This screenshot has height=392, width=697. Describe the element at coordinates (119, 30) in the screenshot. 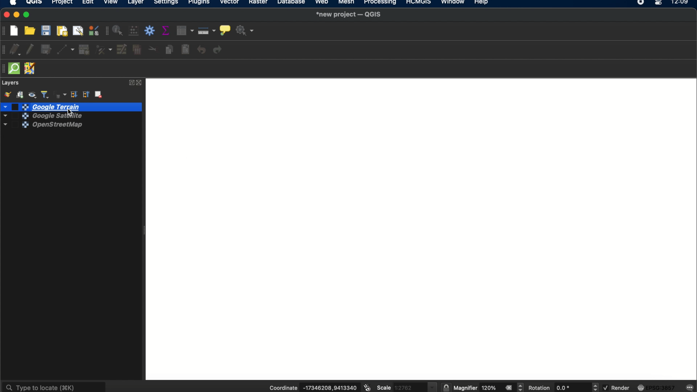

I see `identify features` at that location.